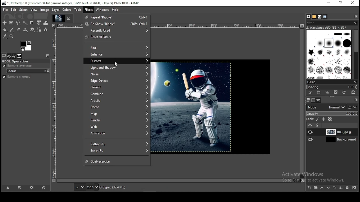 The image size is (360, 202). What do you see at coordinates (310, 188) in the screenshot?
I see `create a new layer` at bounding box center [310, 188].